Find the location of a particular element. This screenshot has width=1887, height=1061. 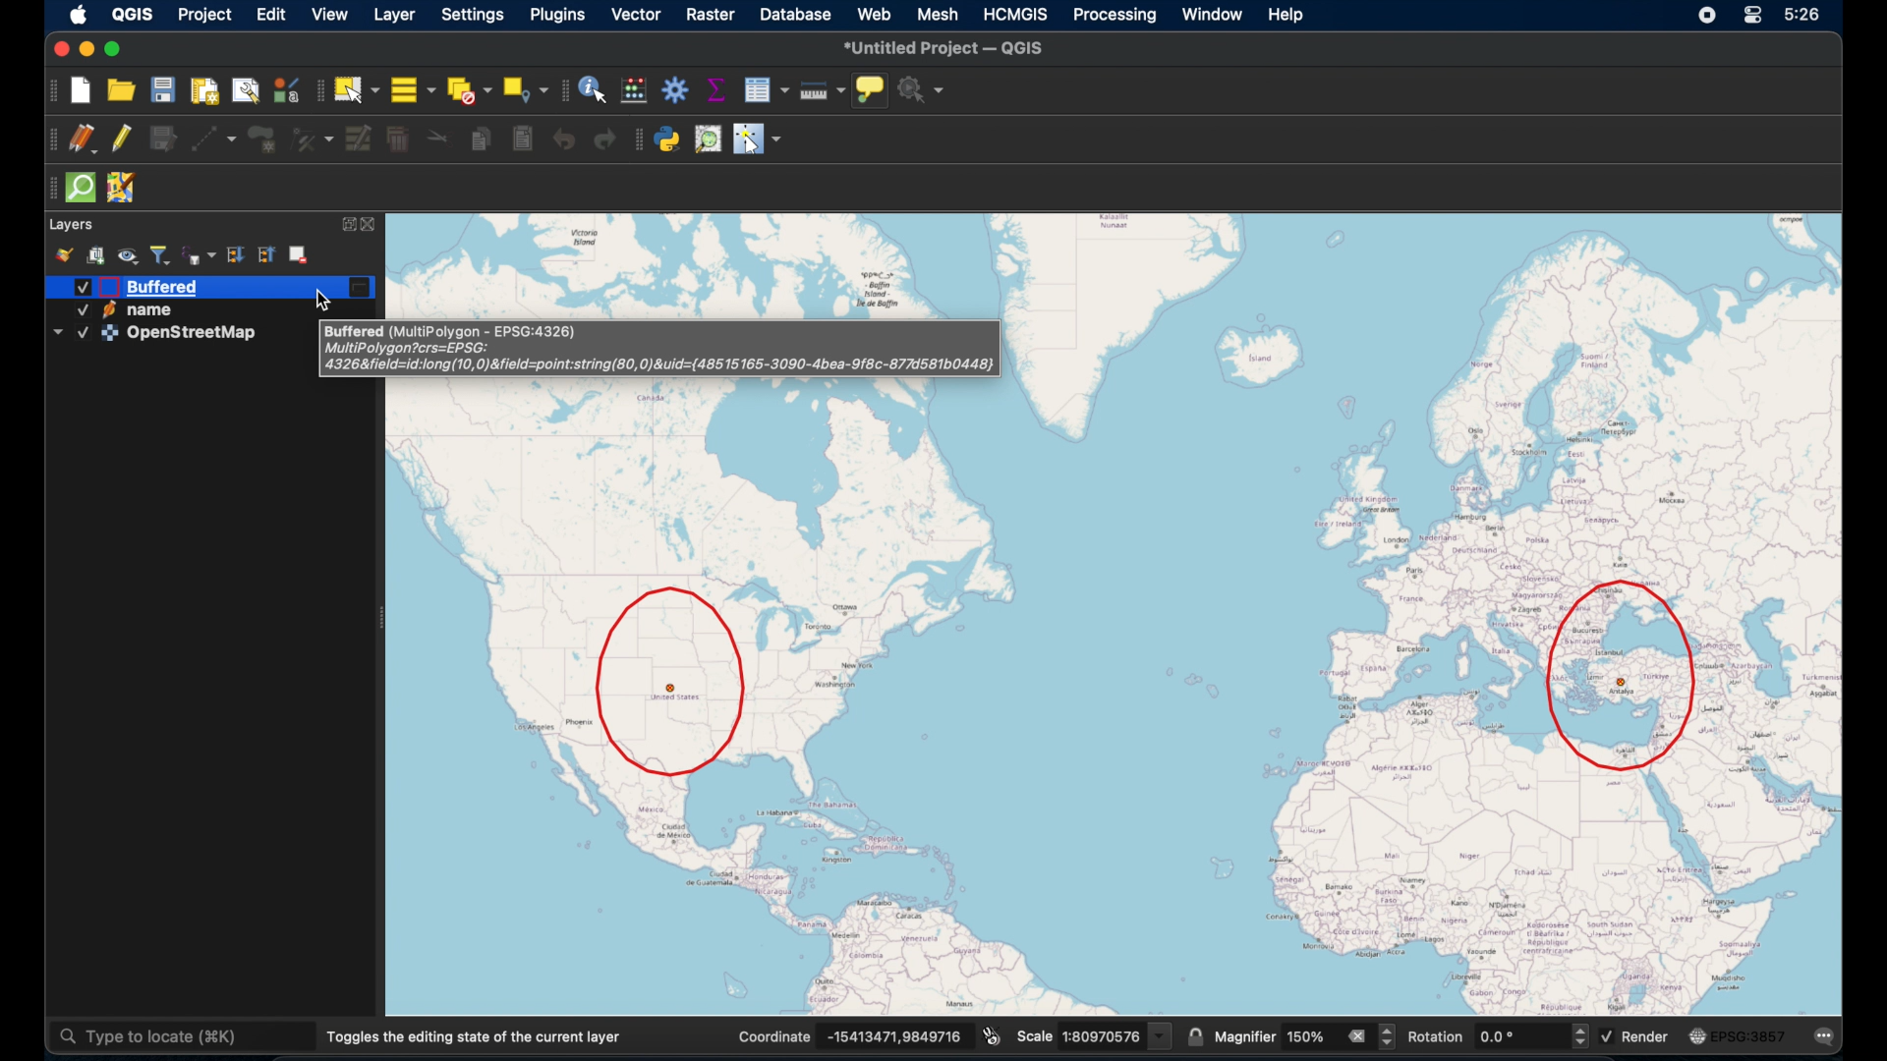

buffer around feature is located at coordinates (1623, 679).